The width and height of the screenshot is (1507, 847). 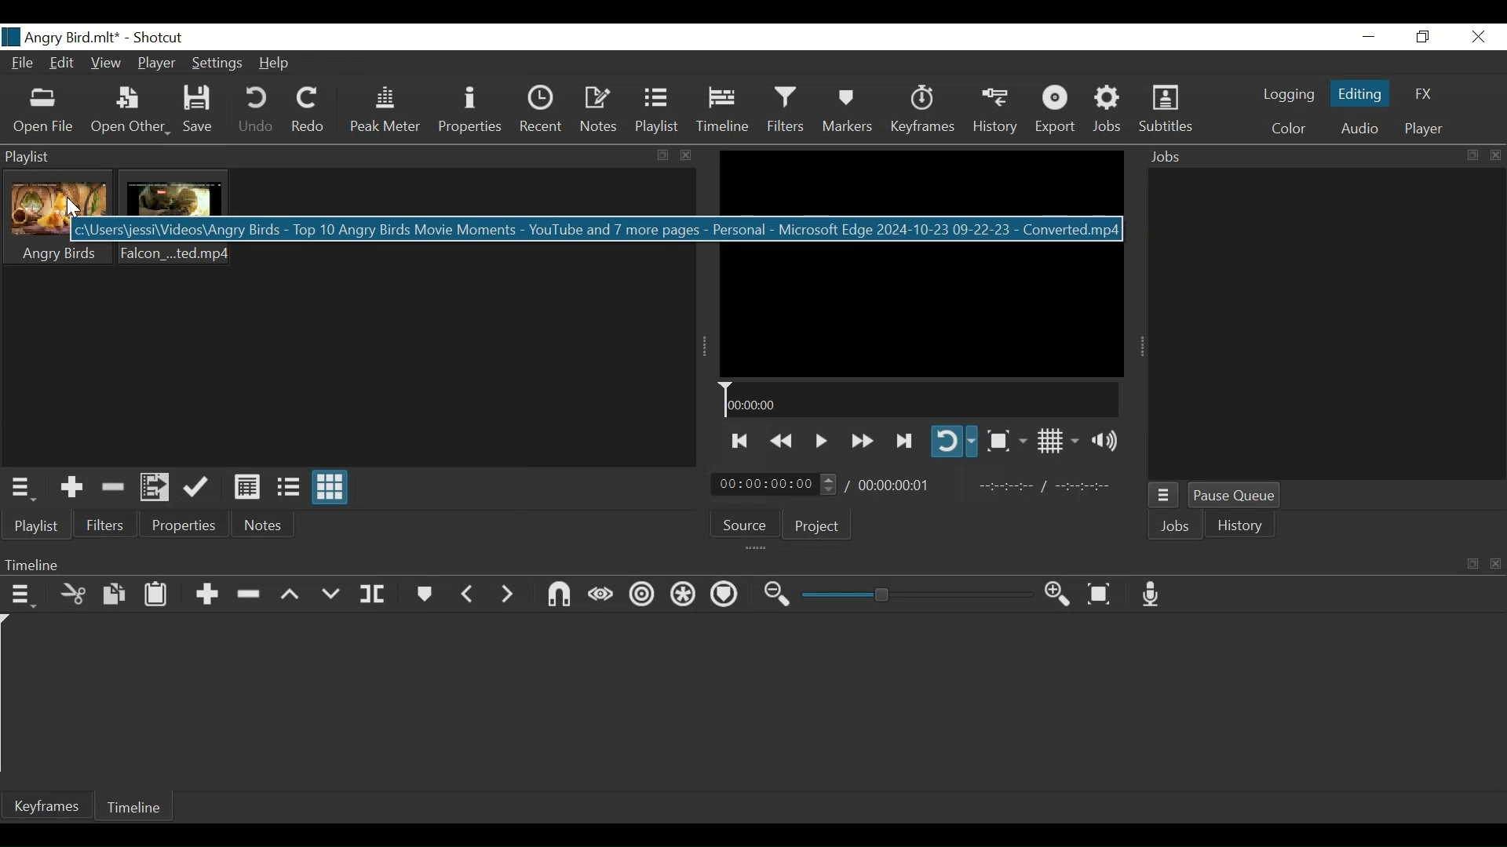 I want to click on Jobs Panel, so click(x=1326, y=324).